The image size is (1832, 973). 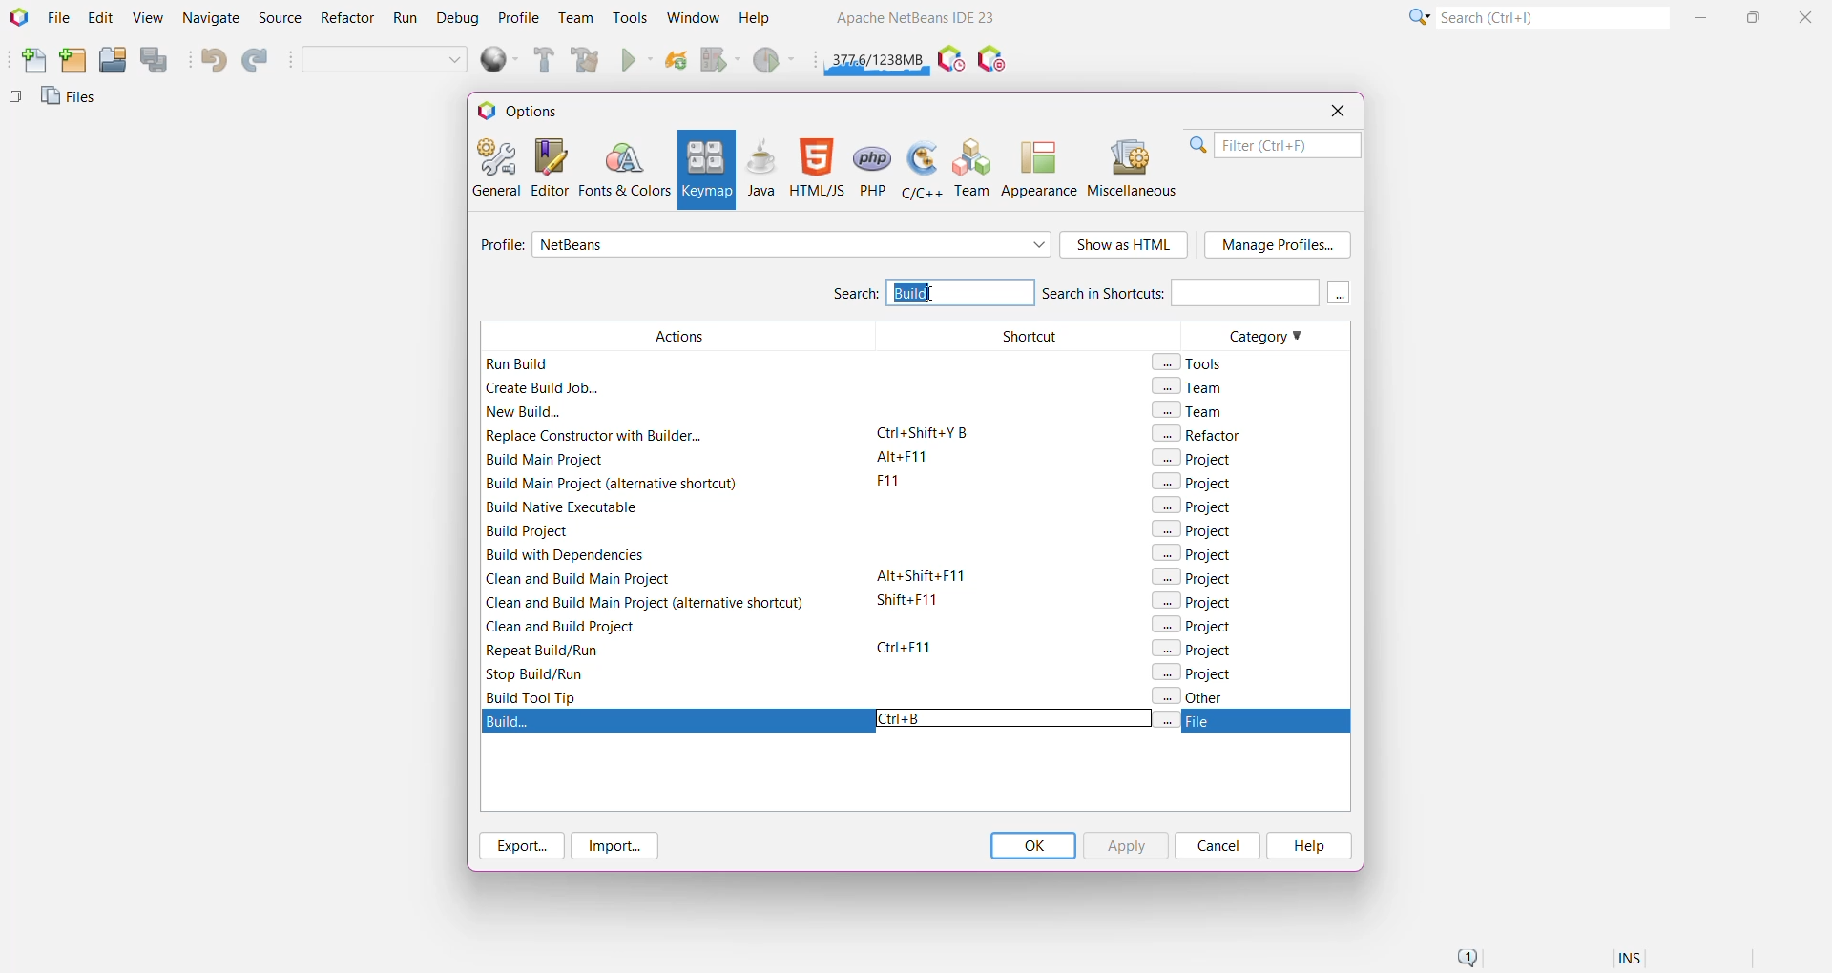 I want to click on Keyboard Shortcut set for Build Action, so click(x=916, y=723).